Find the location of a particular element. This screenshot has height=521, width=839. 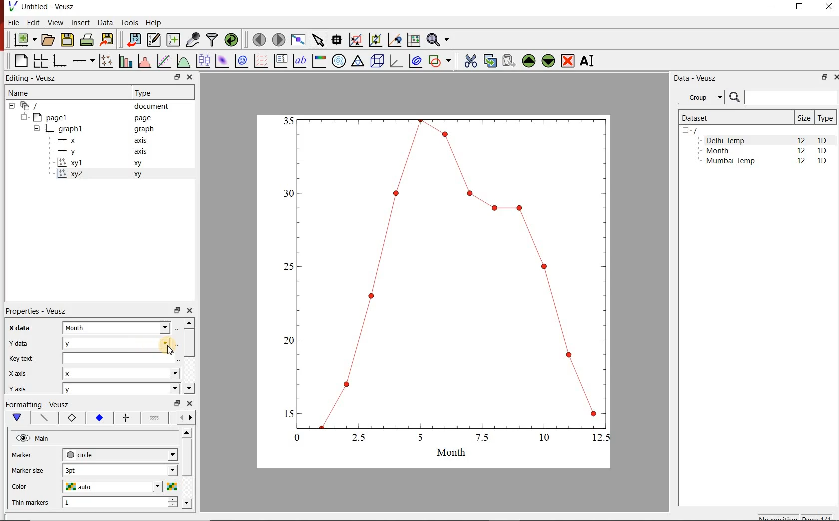

text label is located at coordinates (299, 61).